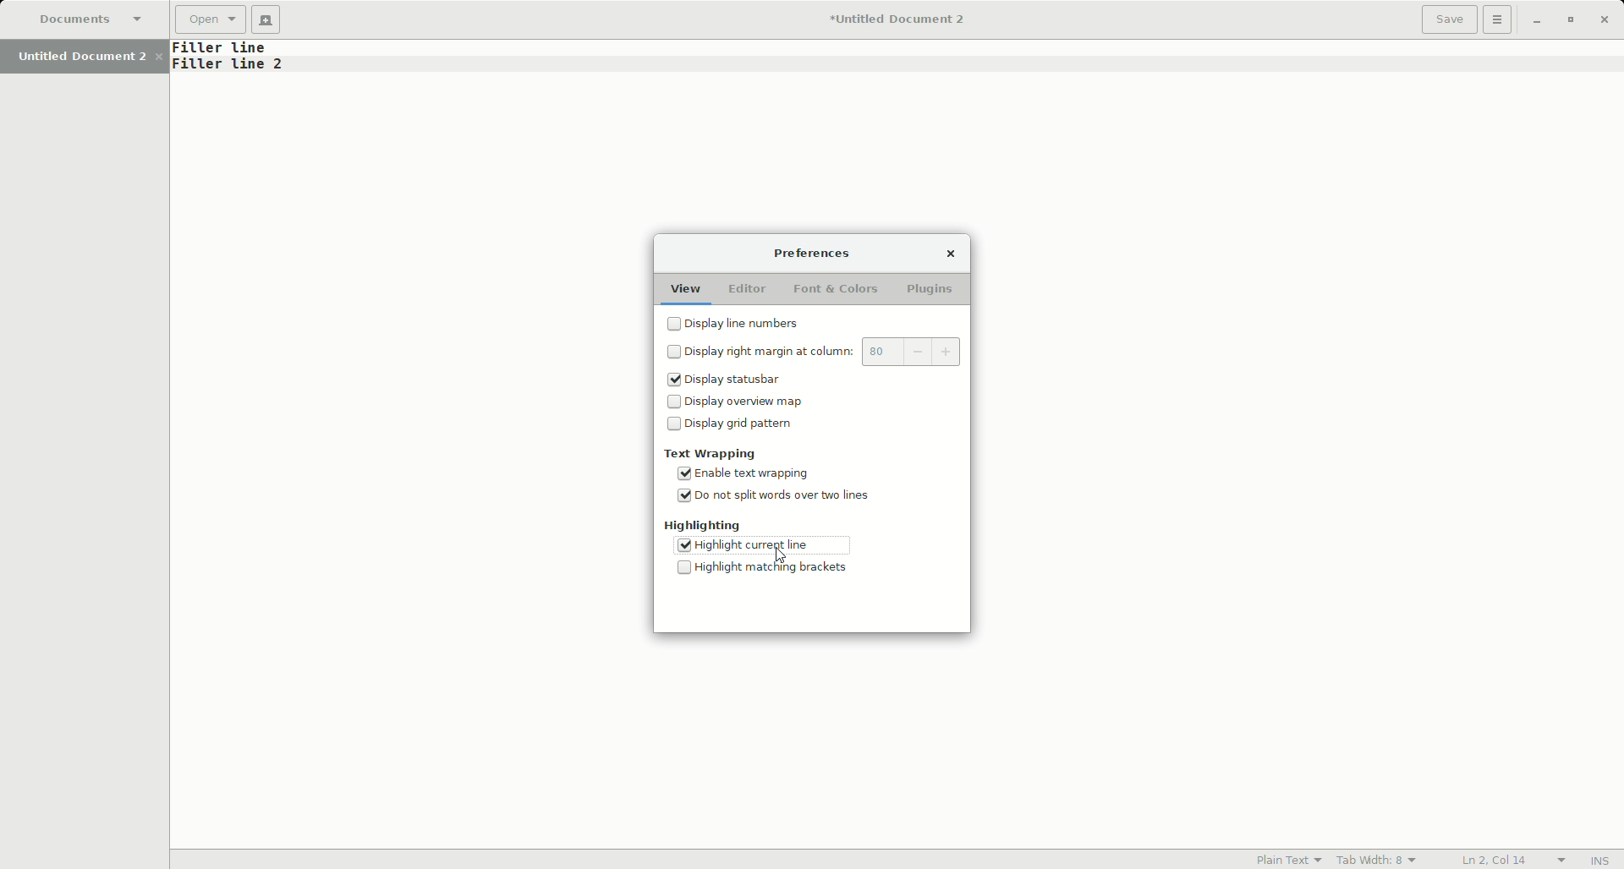 The image size is (1624, 869). Describe the element at coordinates (778, 500) in the screenshot. I see `Do not split words` at that location.